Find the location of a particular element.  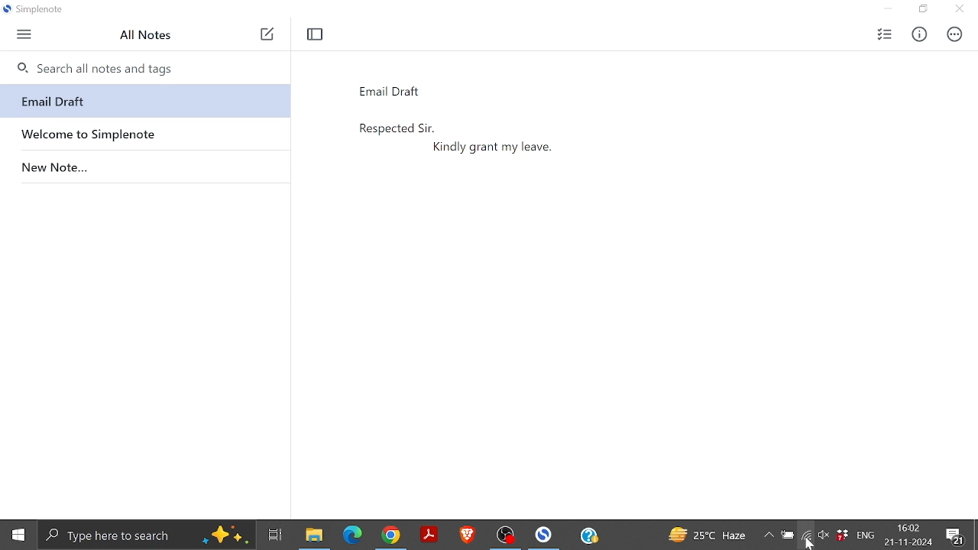

Info is located at coordinates (918, 35).